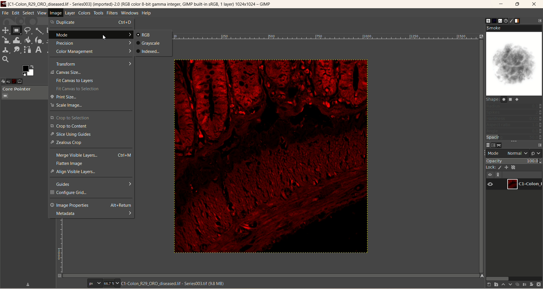 The width and height of the screenshot is (543, 289). Describe the element at coordinates (91, 43) in the screenshot. I see `precision` at that location.